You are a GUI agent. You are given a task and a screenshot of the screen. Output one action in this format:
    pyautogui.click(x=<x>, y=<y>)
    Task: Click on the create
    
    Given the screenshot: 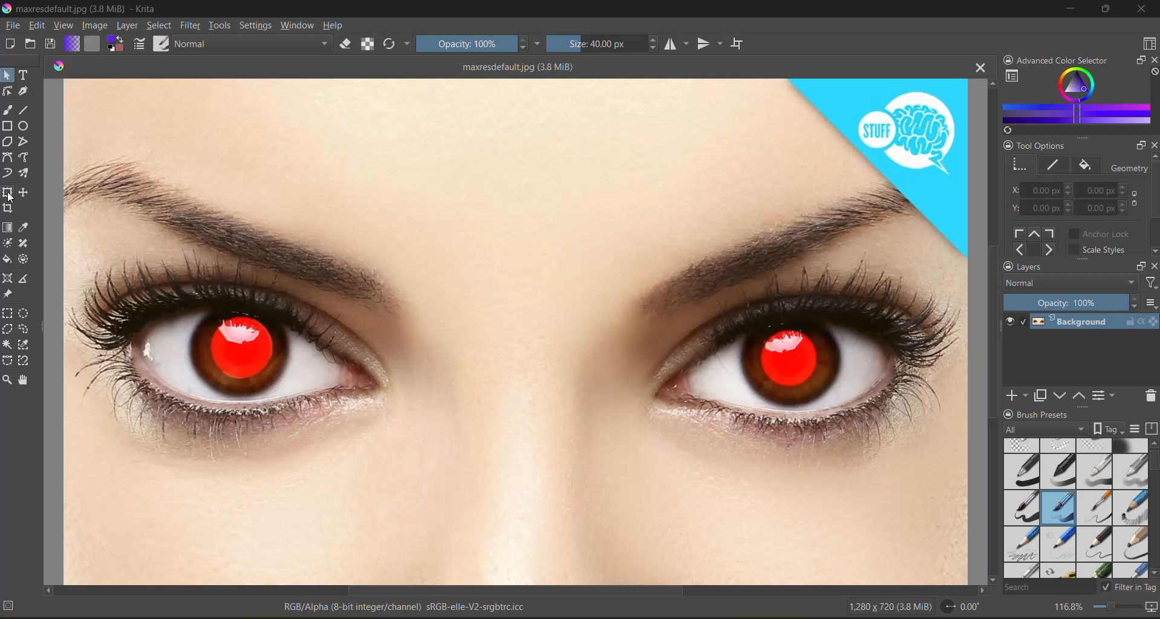 What is the action you would take?
    pyautogui.click(x=11, y=44)
    